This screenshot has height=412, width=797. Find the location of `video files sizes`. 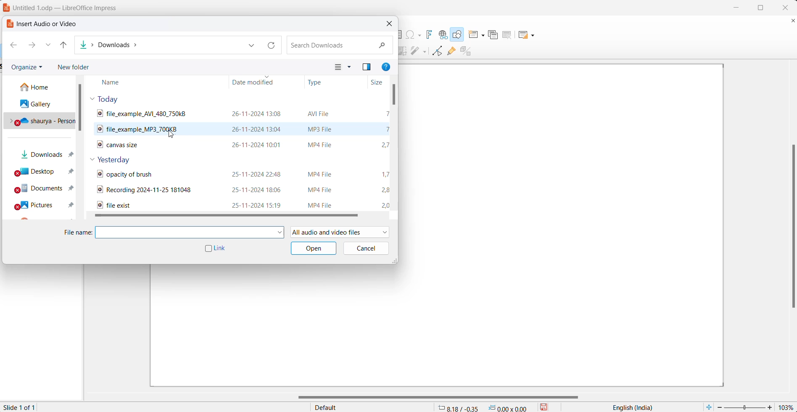

video files sizes is located at coordinates (388, 188).